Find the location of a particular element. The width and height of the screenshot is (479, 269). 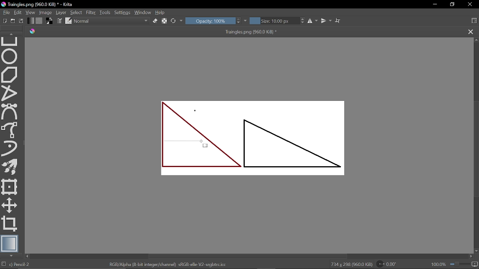

Horizontal mirror is located at coordinates (312, 22).